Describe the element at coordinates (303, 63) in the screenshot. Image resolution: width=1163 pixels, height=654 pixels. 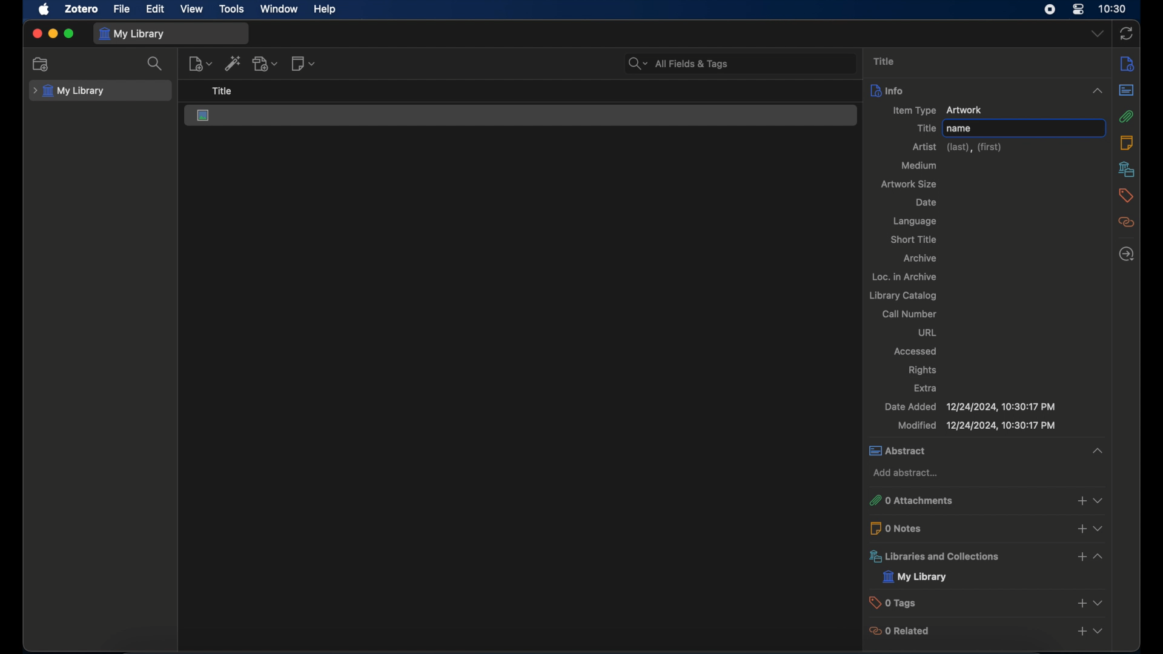
I see `new notes` at that location.